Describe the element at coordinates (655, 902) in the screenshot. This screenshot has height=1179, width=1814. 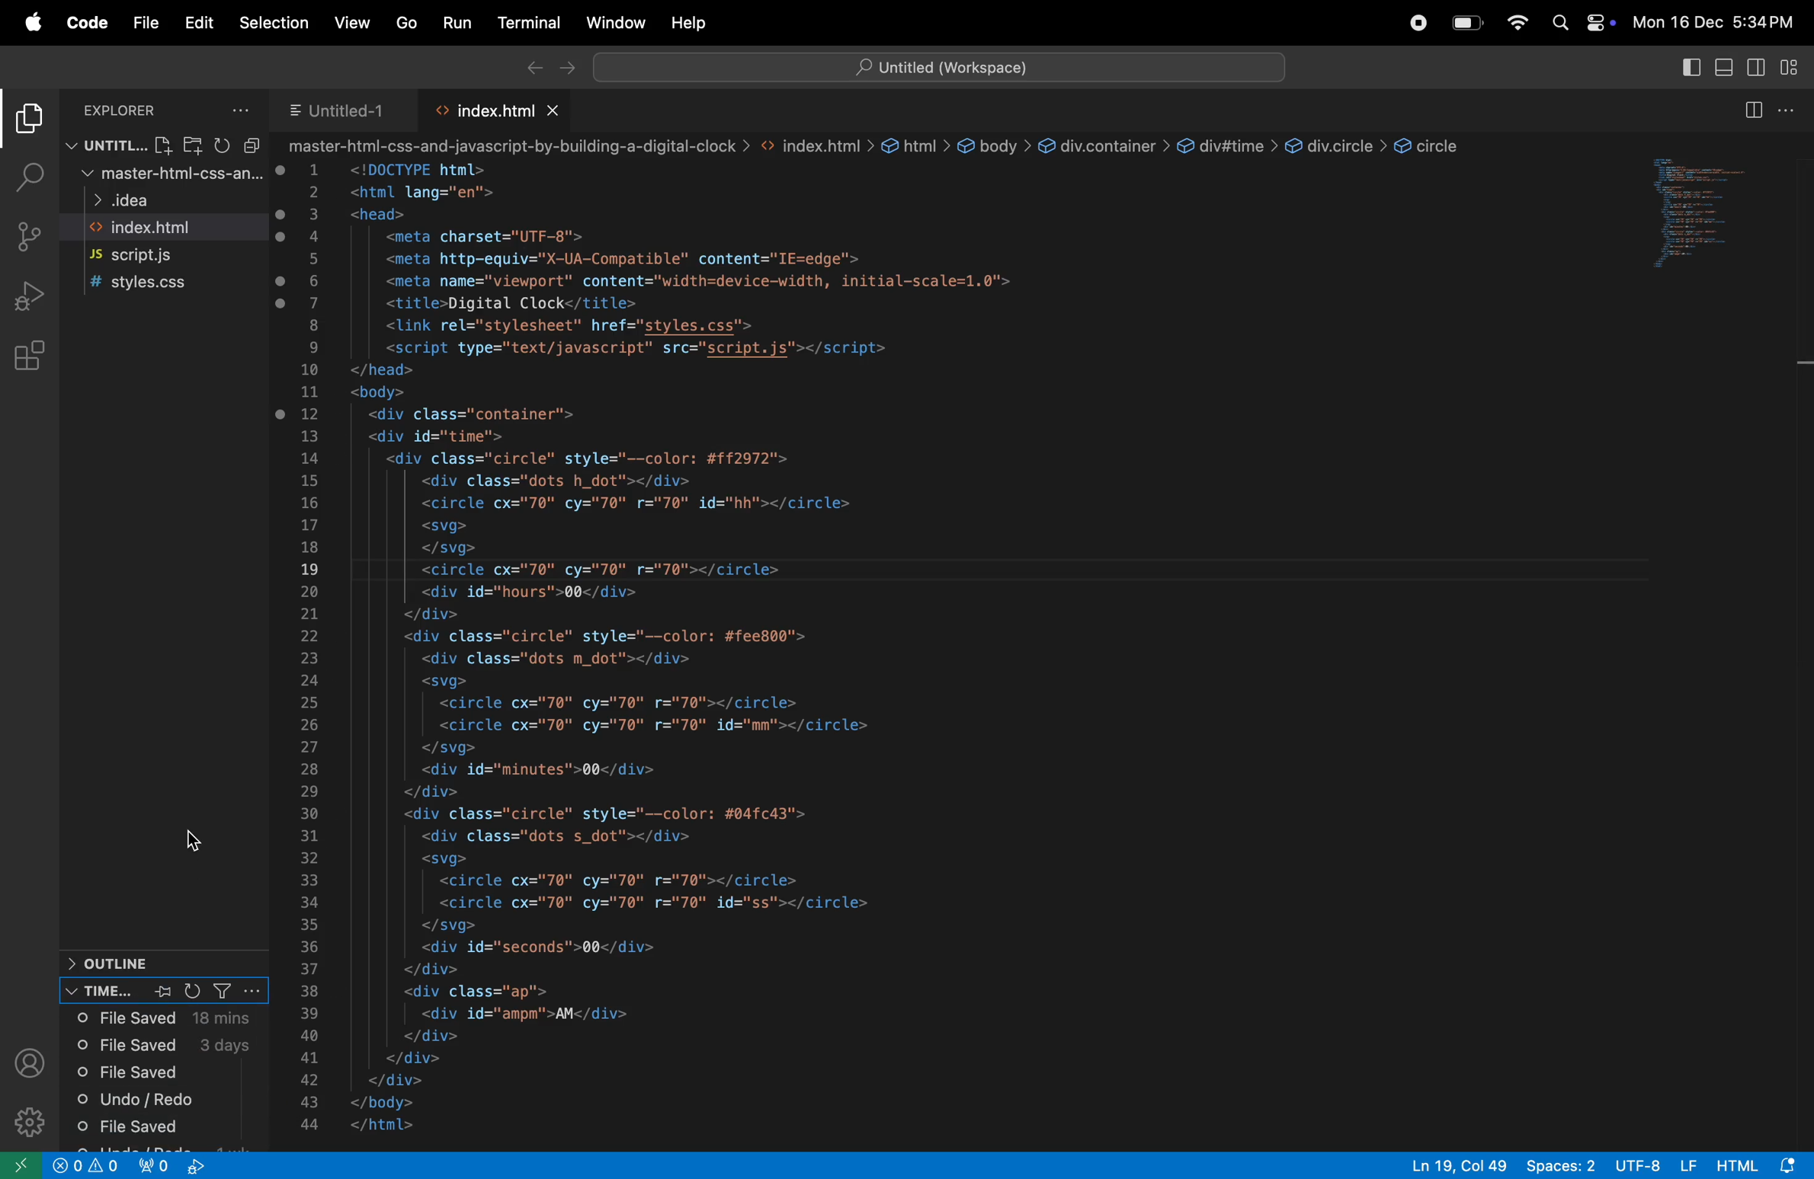
I see `<circle cx="70" cy="70" r="70" id="ss"></circle>` at that location.